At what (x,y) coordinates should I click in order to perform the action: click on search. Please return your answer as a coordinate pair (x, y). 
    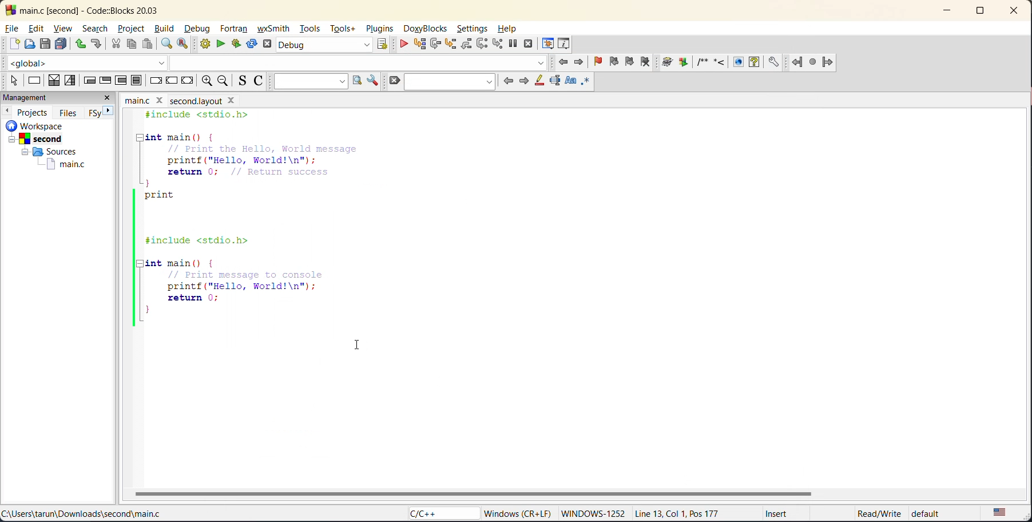
    Looking at the image, I should click on (96, 30).